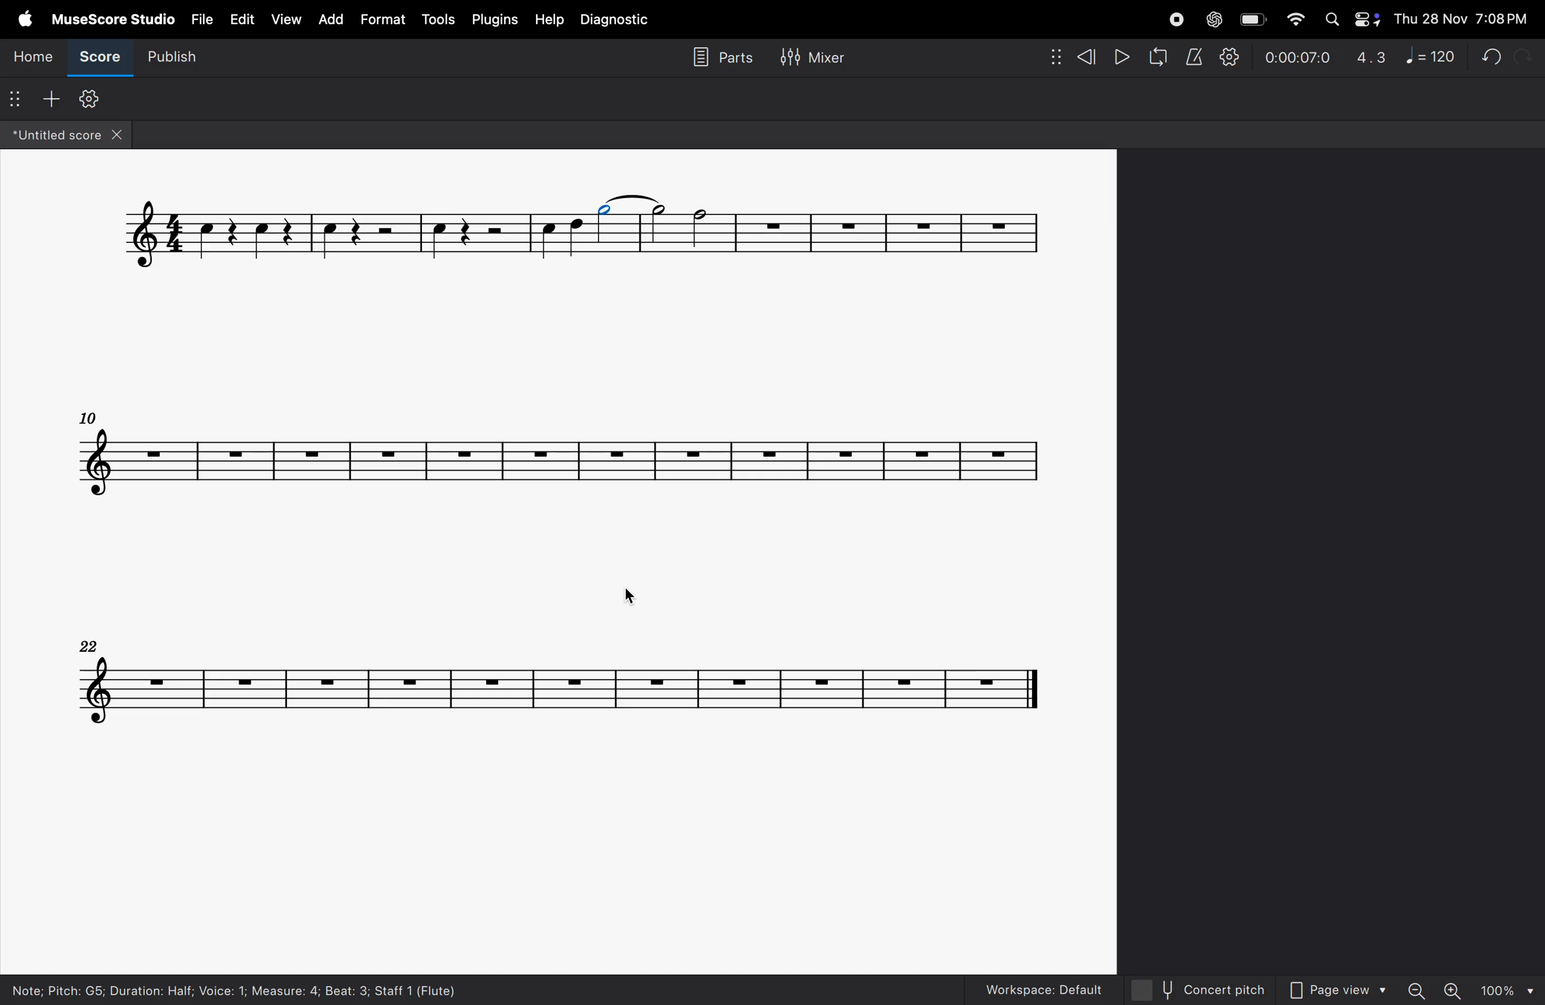  What do you see at coordinates (1194, 55) in the screenshot?
I see `metronome` at bounding box center [1194, 55].